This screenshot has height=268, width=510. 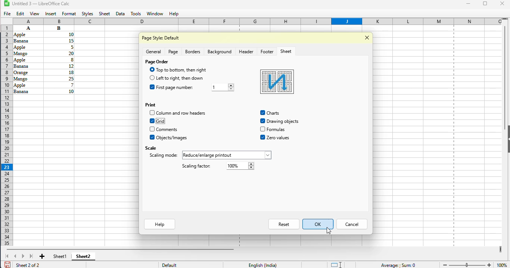 What do you see at coordinates (59, 79) in the screenshot?
I see `` at bounding box center [59, 79].